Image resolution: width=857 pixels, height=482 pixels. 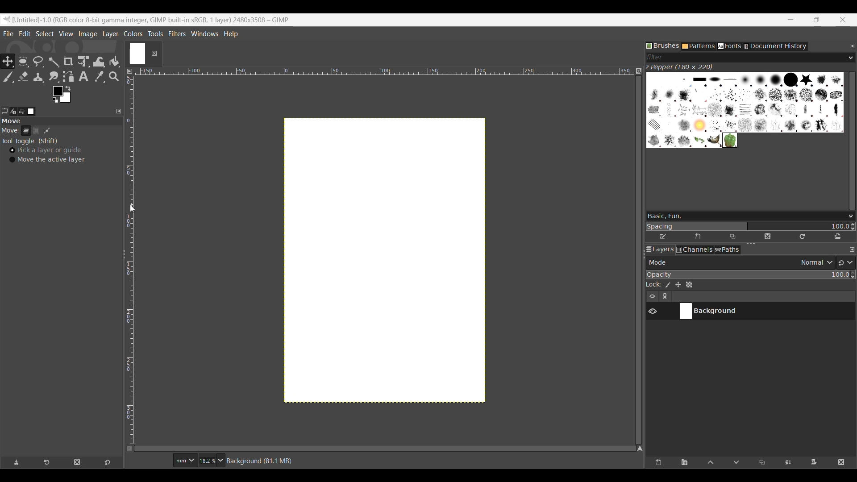 I want to click on Restore tool preset, so click(x=47, y=463).